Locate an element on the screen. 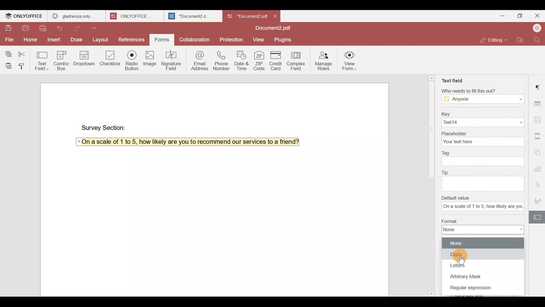 The height and width of the screenshot is (307, 545). Default value is located at coordinates (484, 198).